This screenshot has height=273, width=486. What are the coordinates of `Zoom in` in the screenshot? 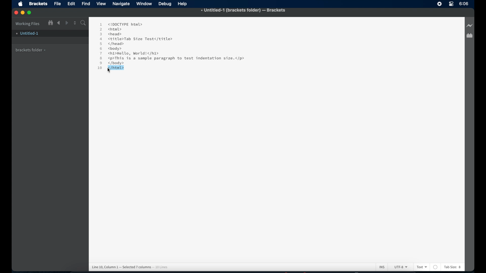 It's located at (50, 22).